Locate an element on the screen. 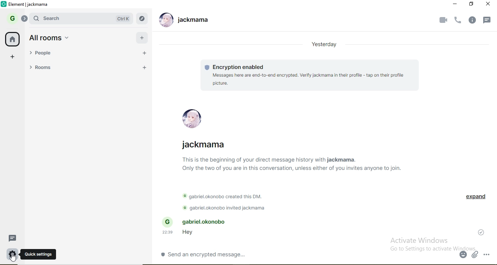 The image size is (497, 265). rooms is located at coordinates (47, 68).